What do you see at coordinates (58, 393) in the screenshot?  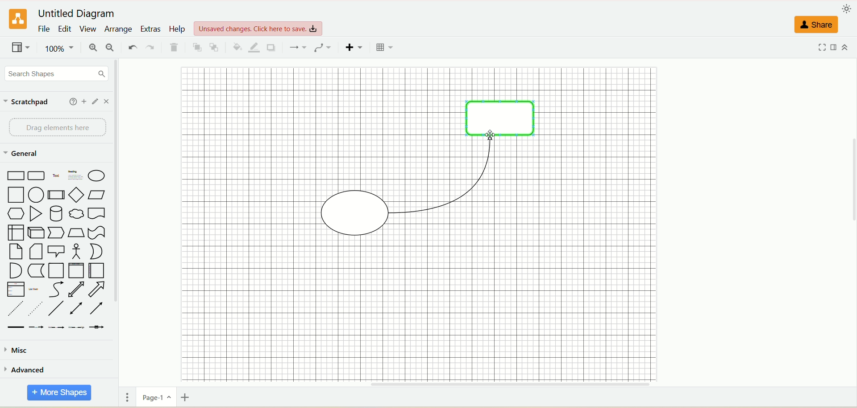 I see `more shapes` at bounding box center [58, 393].